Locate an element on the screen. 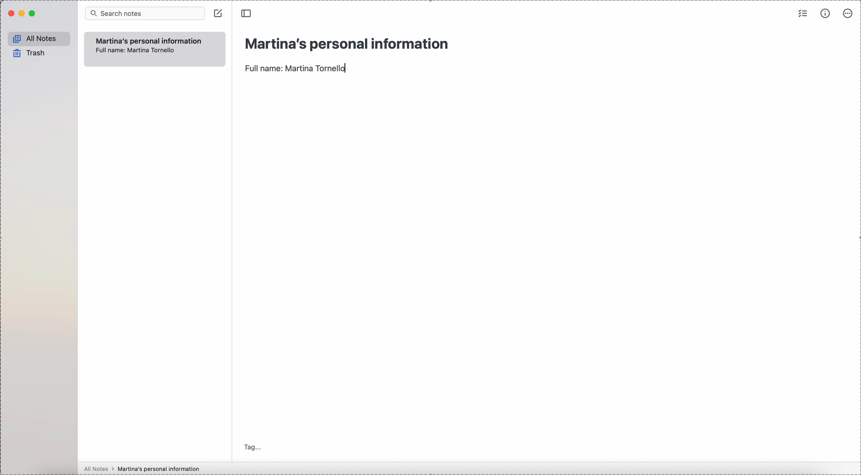 The image size is (861, 475). title: Martina's personal information is located at coordinates (346, 43).